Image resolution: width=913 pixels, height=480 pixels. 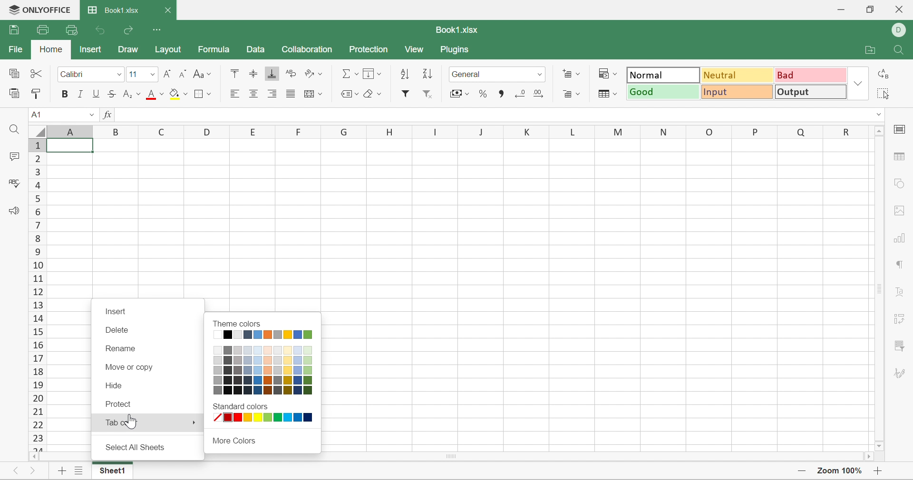 What do you see at coordinates (121, 404) in the screenshot?
I see `Protect` at bounding box center [121, 404].